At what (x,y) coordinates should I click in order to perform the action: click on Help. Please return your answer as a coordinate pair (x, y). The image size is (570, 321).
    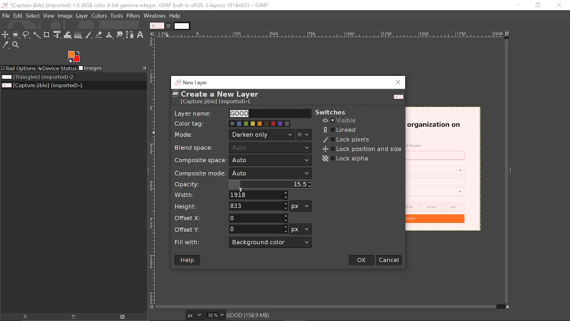
    Looking at the image, I should click on (188, 260).